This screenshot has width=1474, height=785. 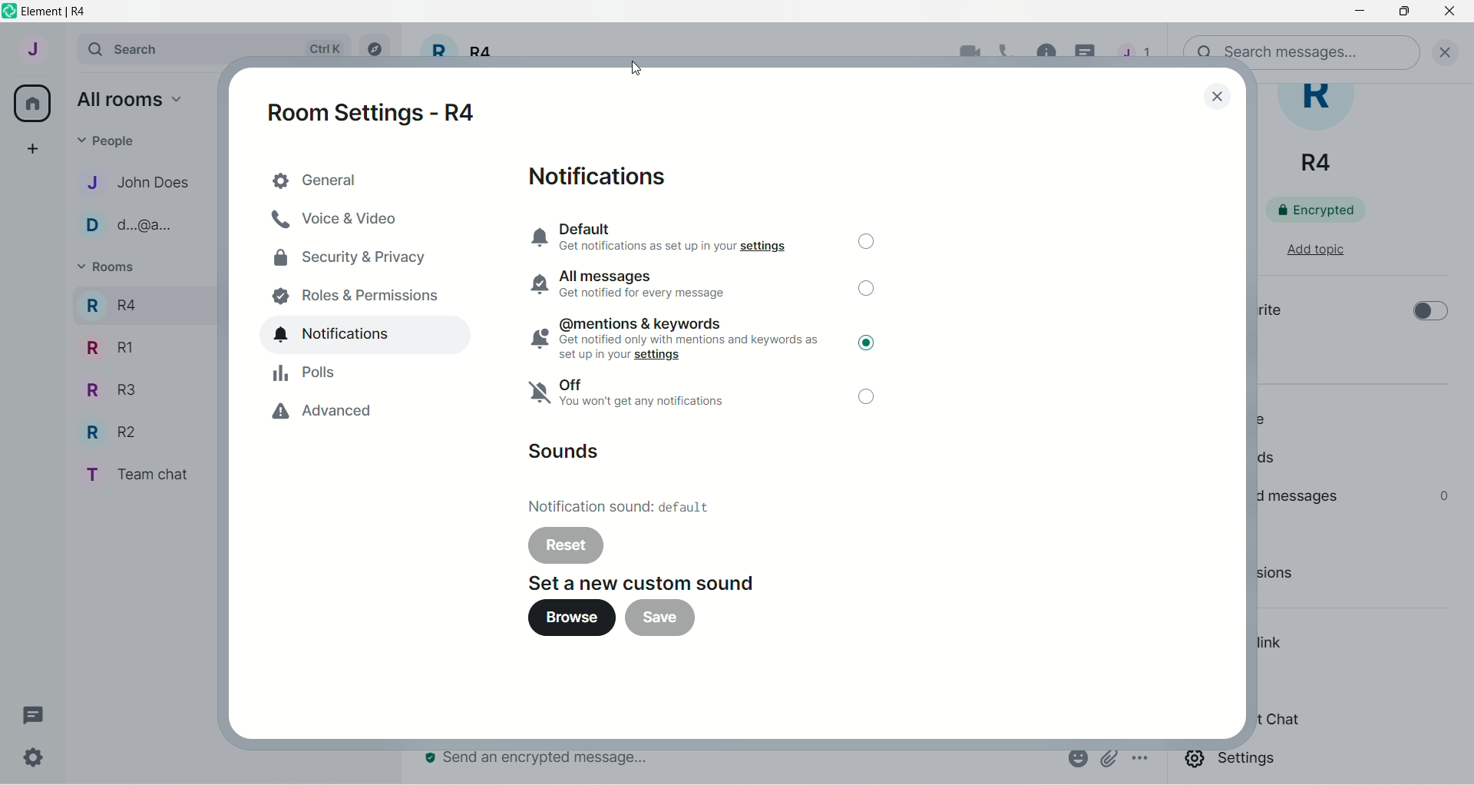 What do you see at coordinates (1407, 12) in the screenshot?
I see `maximize` at bounding box center [1407, 12].